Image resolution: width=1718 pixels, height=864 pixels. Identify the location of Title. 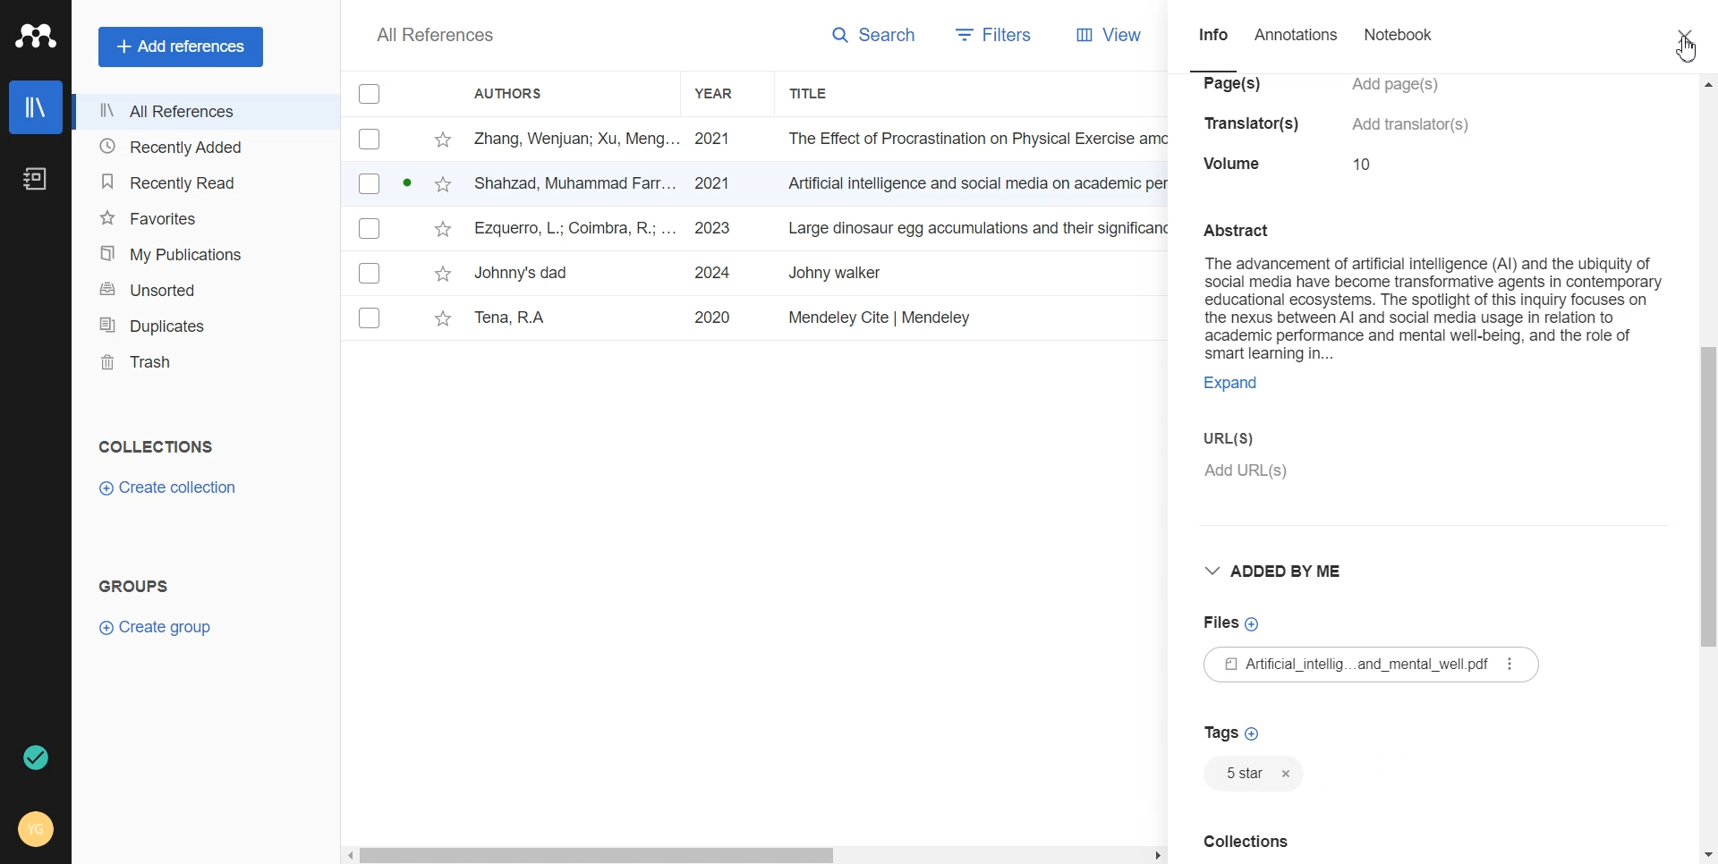
(829, 94).